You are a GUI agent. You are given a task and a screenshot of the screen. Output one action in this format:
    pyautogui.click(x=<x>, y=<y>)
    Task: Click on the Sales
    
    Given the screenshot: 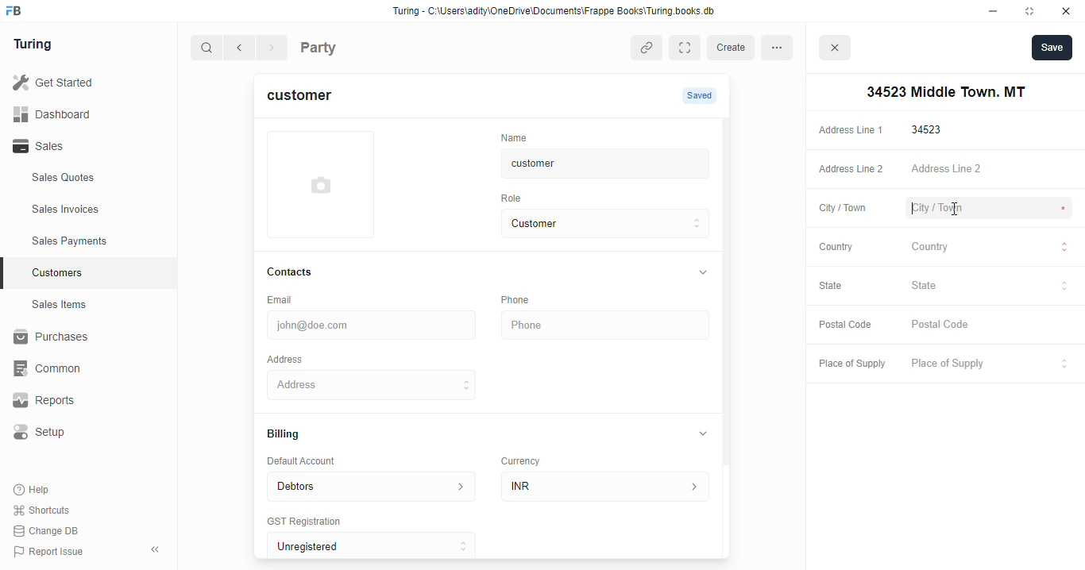 What is the action you would take?
    pyautogui.click(x=78, y=146)
    